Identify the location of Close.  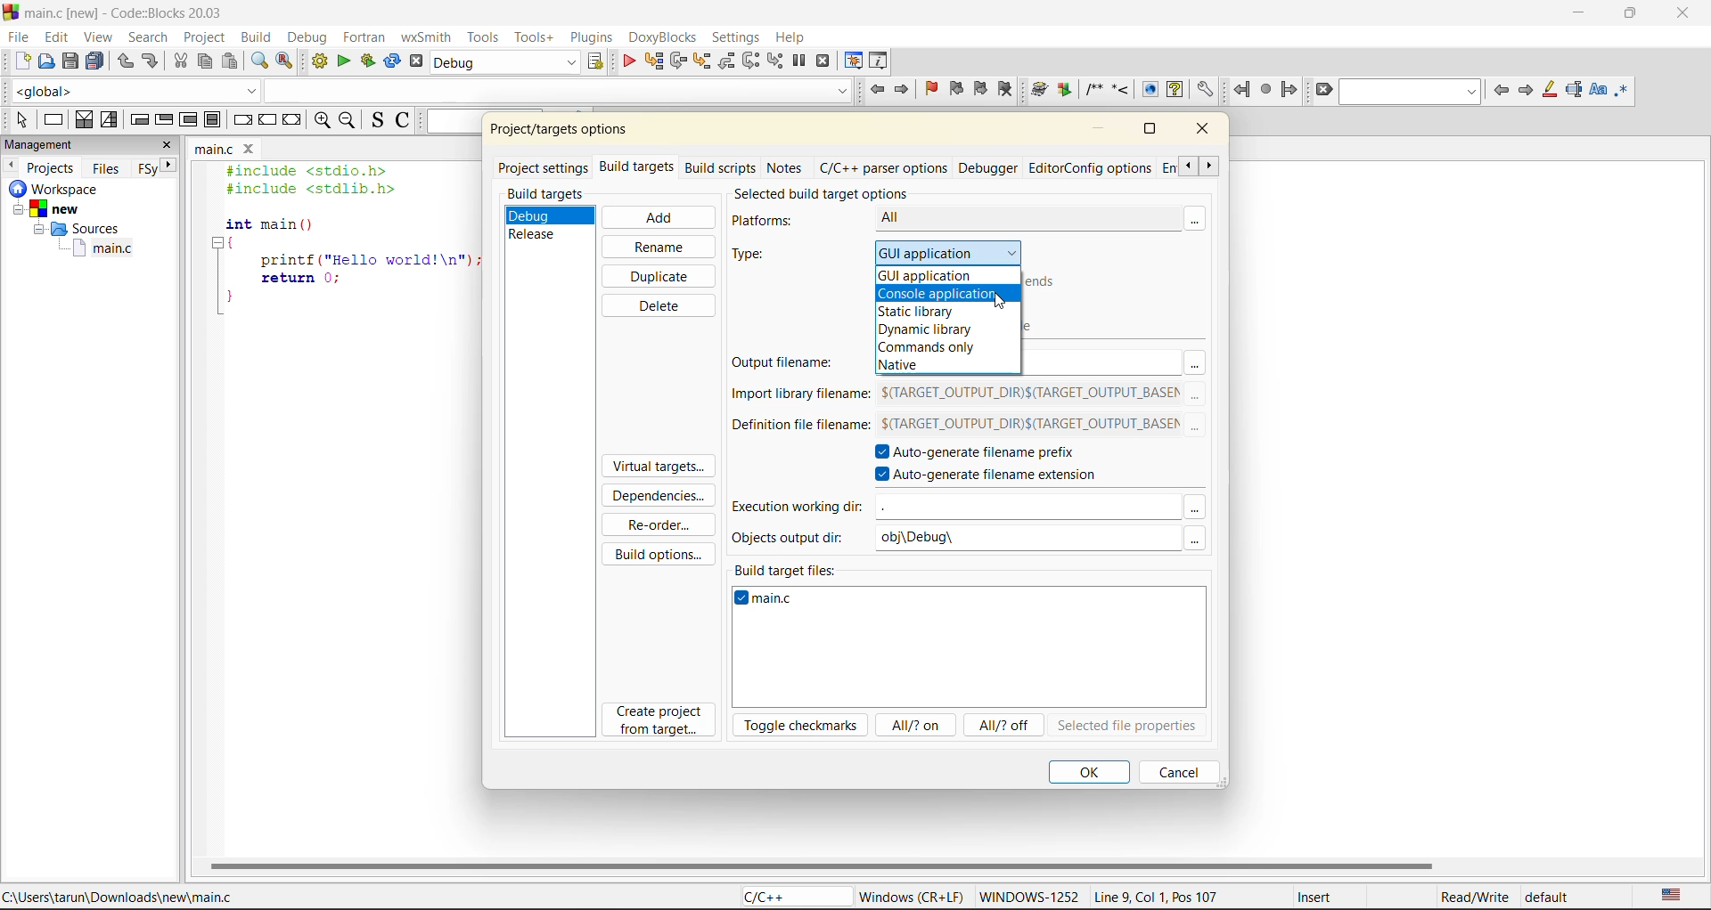
(252, 150).